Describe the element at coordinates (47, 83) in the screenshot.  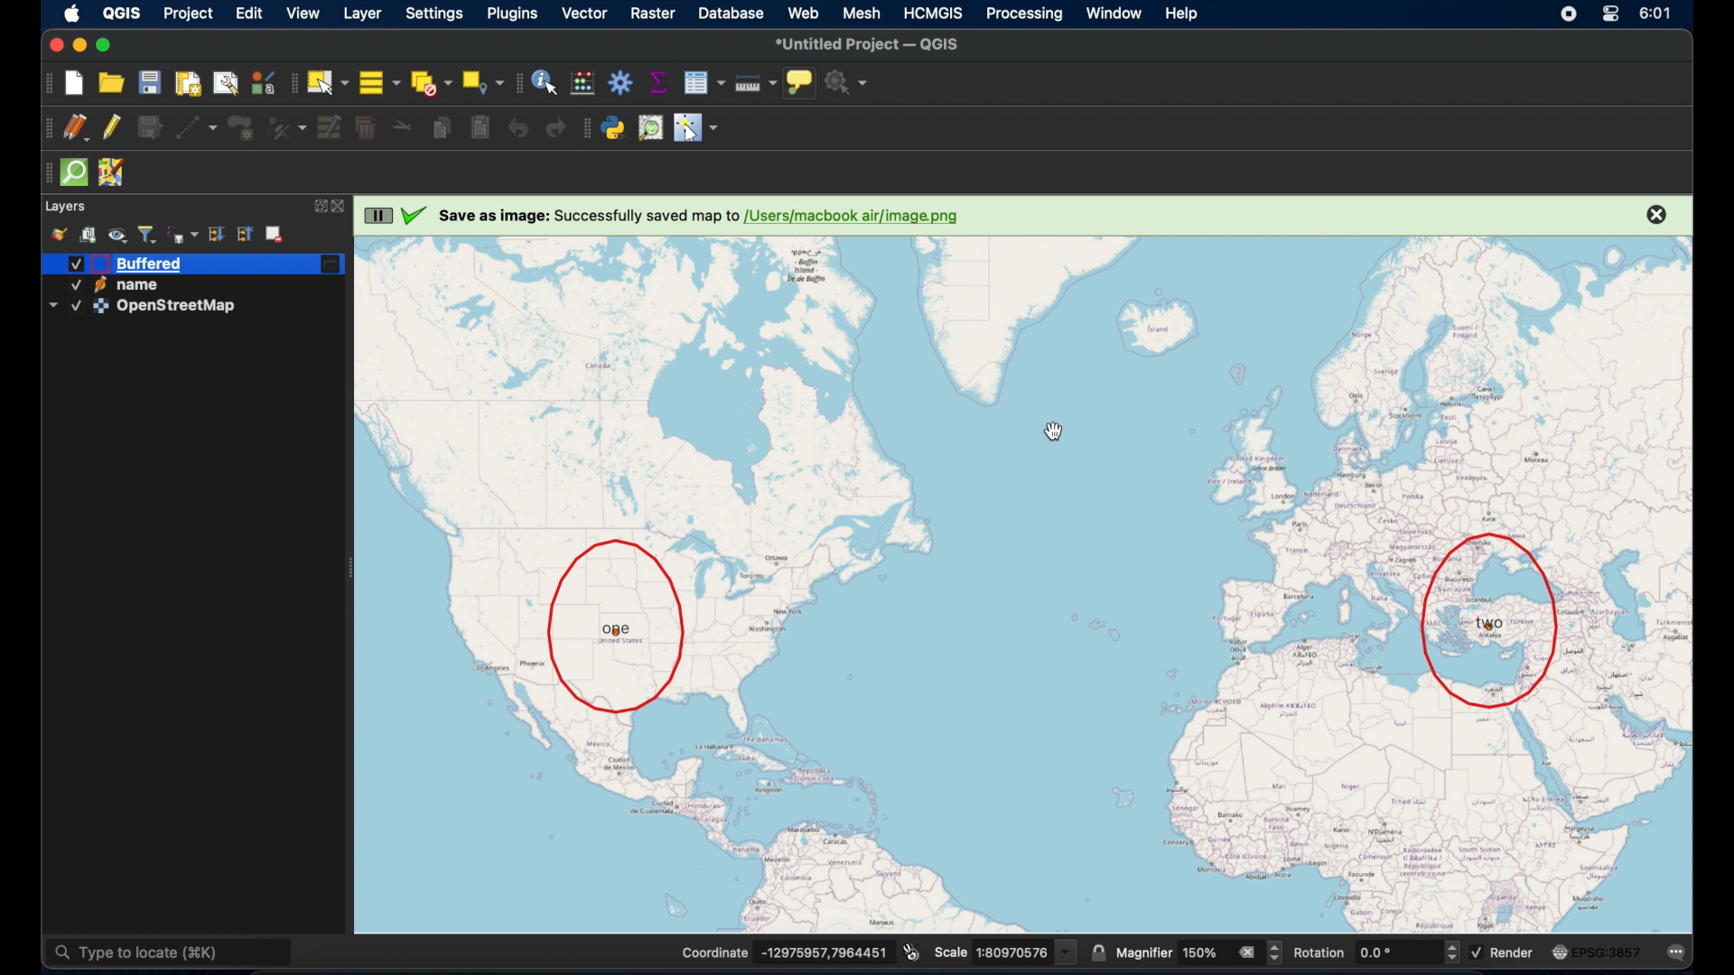
I see `project toolbar` at that location.